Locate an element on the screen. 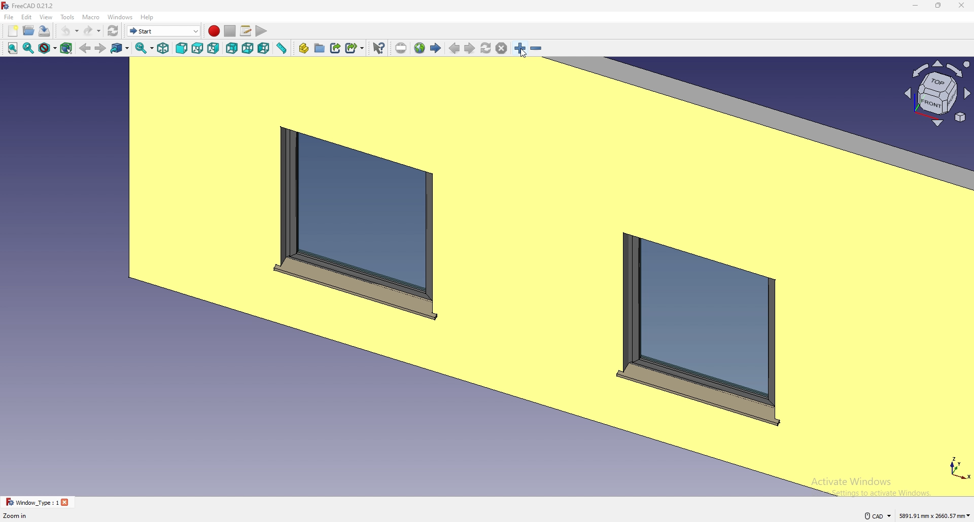 This screenshot has width=974, height=522. bounding box is located at coordinates (66, 49).